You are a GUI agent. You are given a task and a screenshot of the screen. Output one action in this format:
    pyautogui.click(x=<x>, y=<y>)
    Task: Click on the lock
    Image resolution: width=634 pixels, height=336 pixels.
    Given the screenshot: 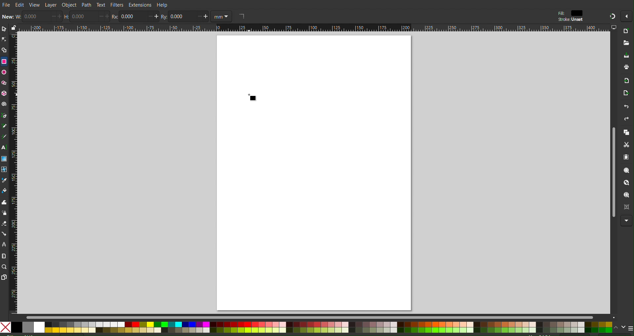 What is the action you would take?
    pyautogui.click(x=13, y=26)
    